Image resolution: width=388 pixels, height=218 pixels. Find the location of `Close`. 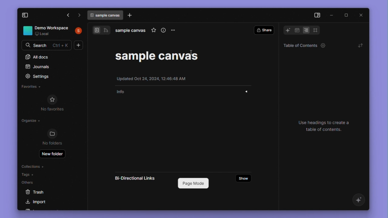

Close is located at coordinates (362, 15).